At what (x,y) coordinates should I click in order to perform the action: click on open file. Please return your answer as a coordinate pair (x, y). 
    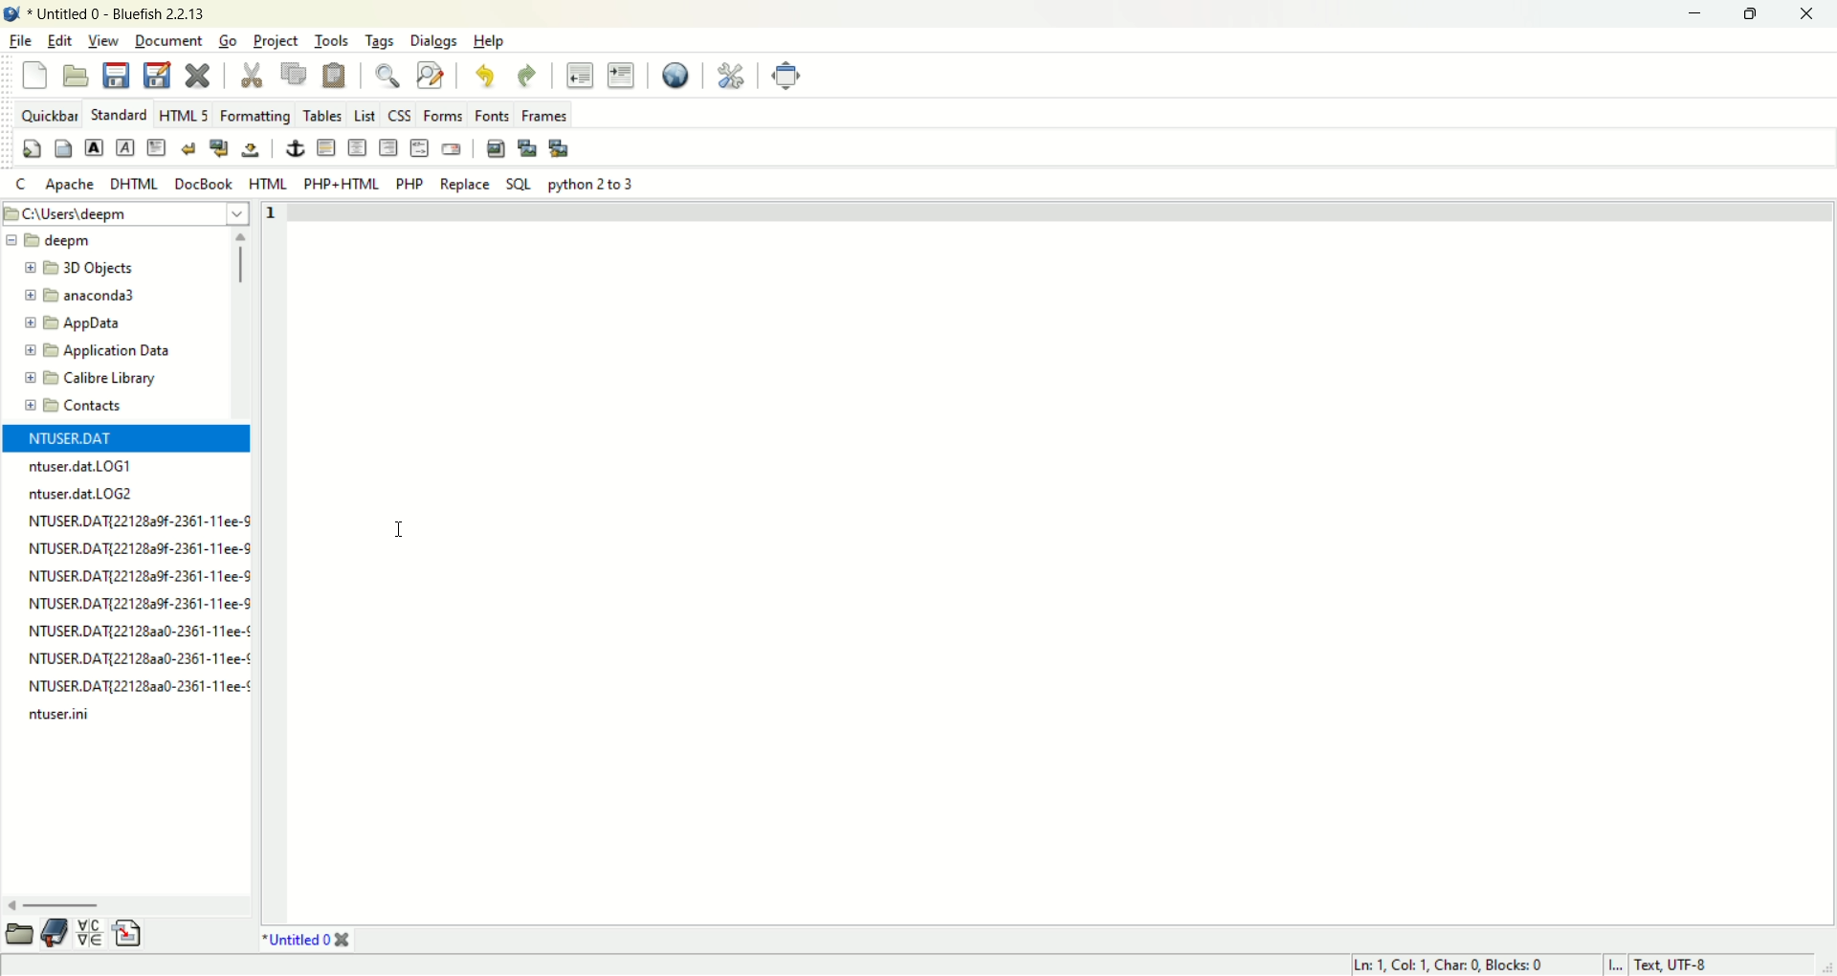
    Looking at the image, I should click on (77, 75).